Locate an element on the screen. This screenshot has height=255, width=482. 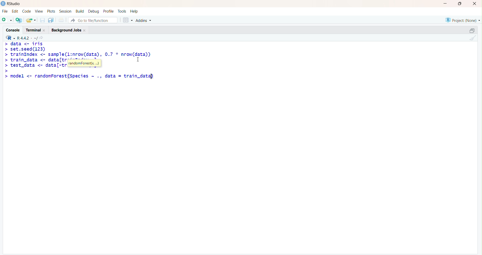
Code is located at coordinates (26, 11).